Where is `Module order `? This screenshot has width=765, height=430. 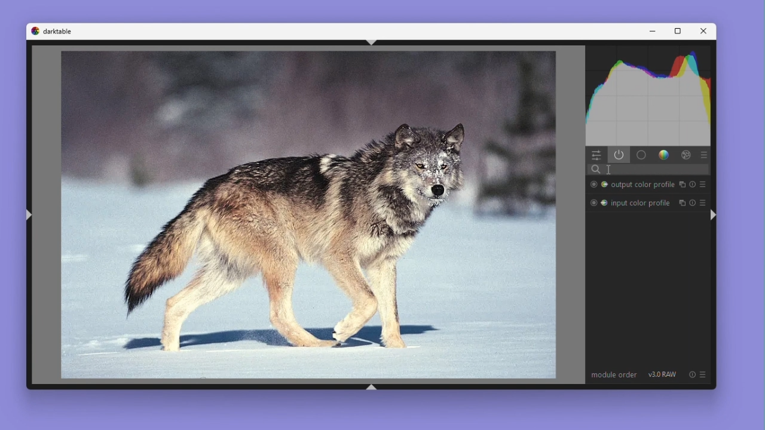 Module order  is located at coordinates (614, 376).